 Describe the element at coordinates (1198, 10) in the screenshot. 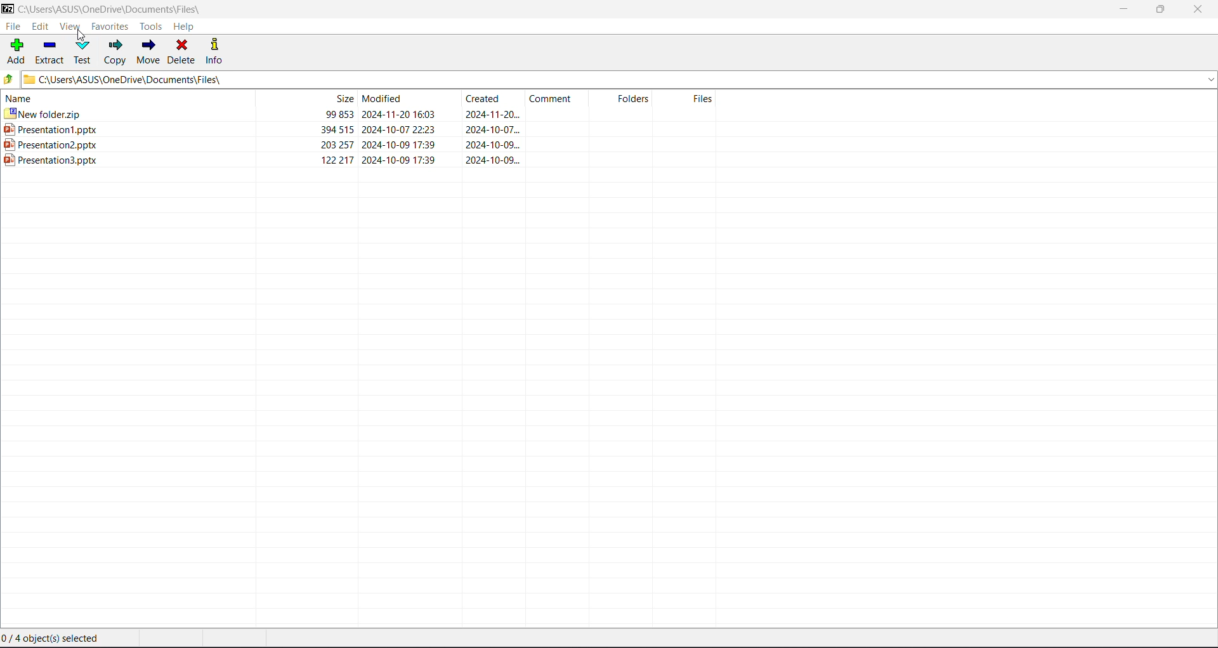

I see `Close` at that location.